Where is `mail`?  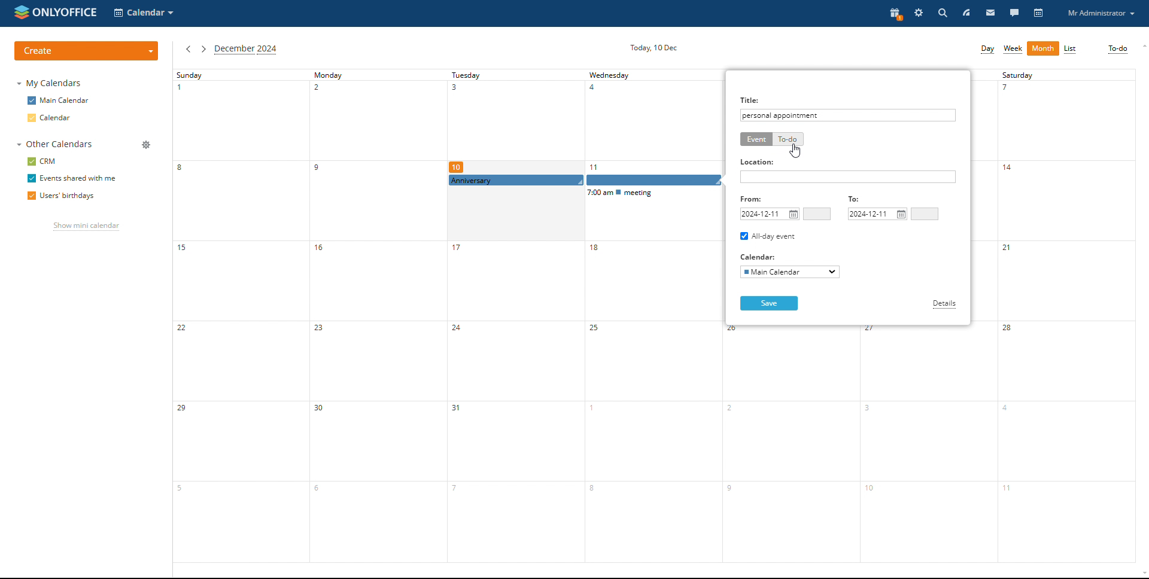 mail is located at coordinates (990, 14).